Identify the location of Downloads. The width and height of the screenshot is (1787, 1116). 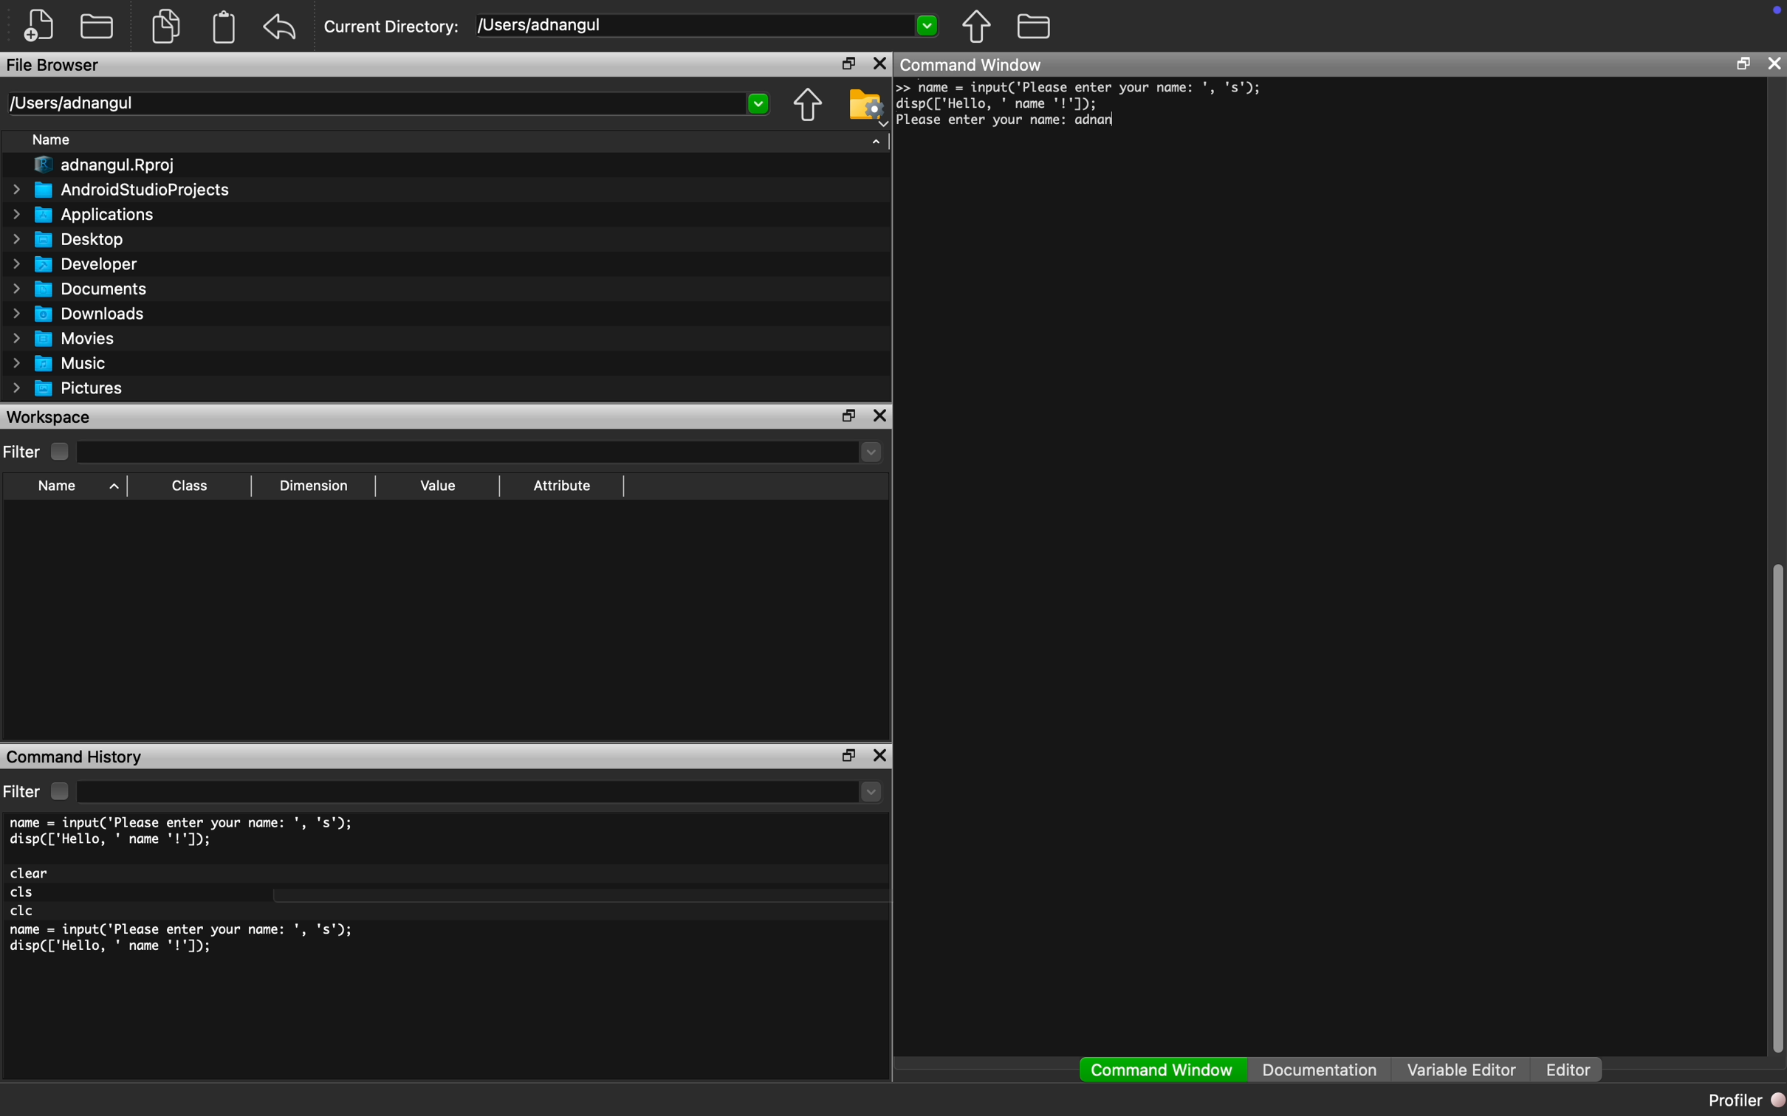
(80, 313).